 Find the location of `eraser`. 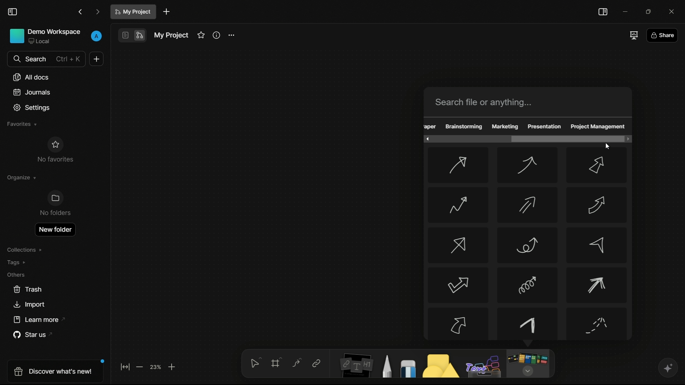

eraser is located at coordinates (408, 368).